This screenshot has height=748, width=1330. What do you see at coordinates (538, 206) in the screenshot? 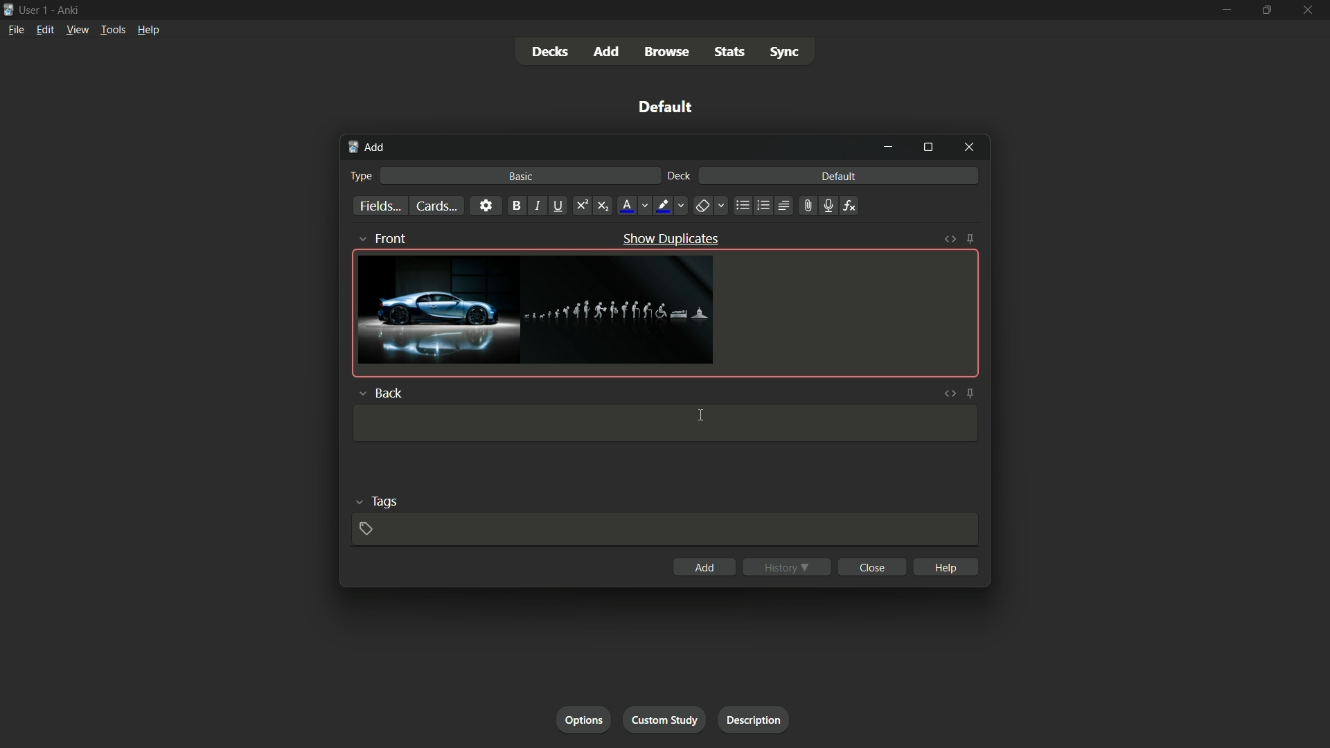
I see `italic` at bounding box center [538, 206].